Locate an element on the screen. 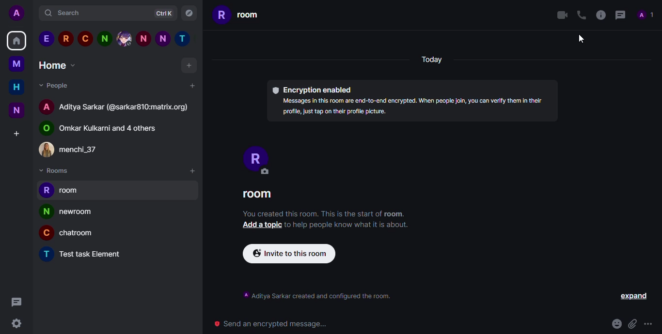 This screenshot has width=662, height=334. rooms dropdown is located at coordinates (61, 170).